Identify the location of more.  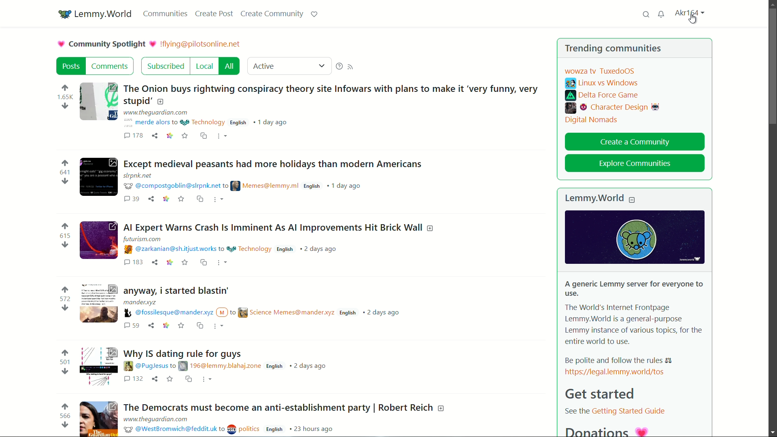
(217, 198).